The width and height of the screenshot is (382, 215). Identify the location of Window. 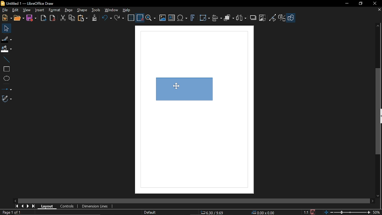
(110, 10).